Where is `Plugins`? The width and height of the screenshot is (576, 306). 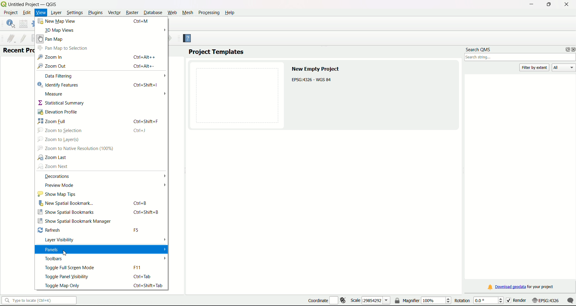
Plugins is located at coordinates (95, 13).